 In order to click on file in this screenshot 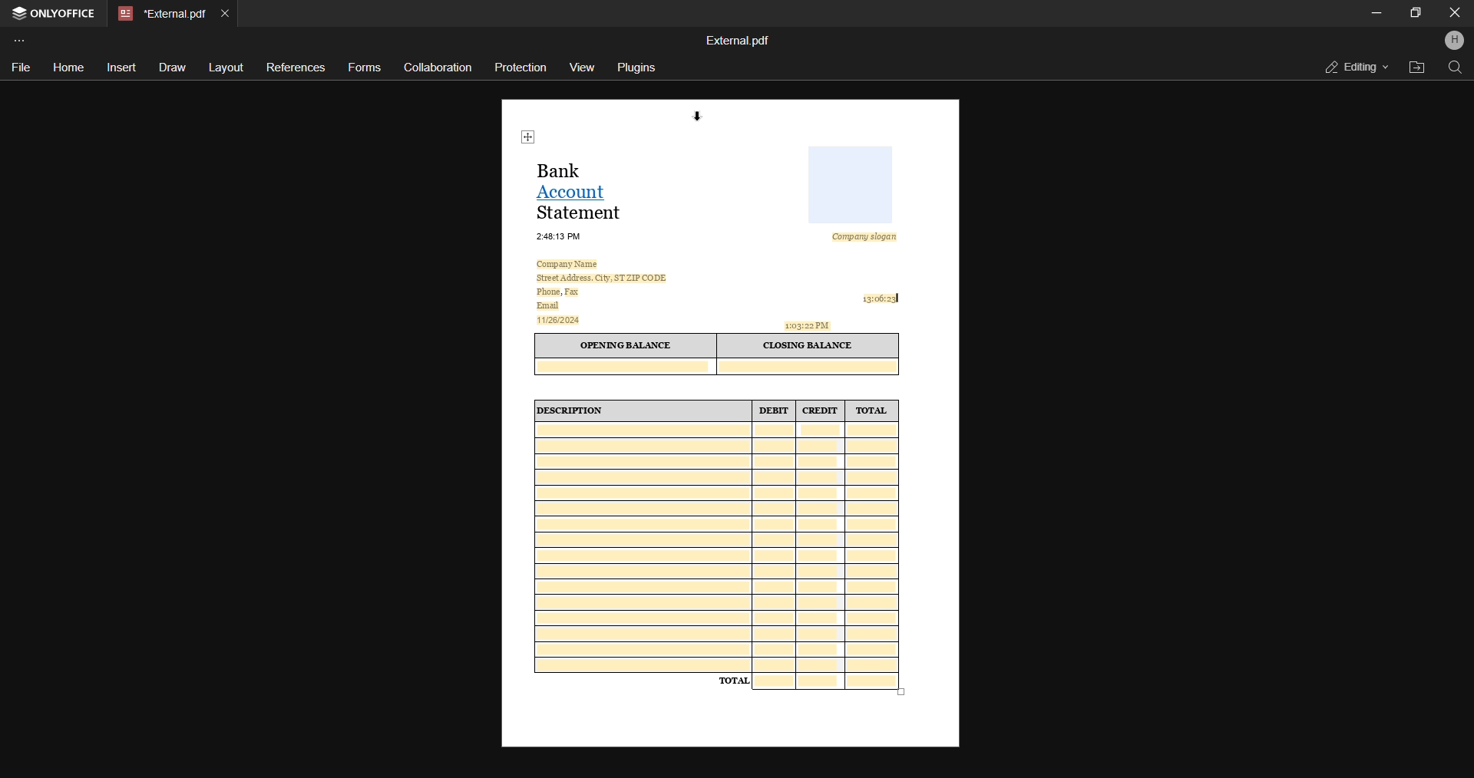, I will do `click(21, 66)`.